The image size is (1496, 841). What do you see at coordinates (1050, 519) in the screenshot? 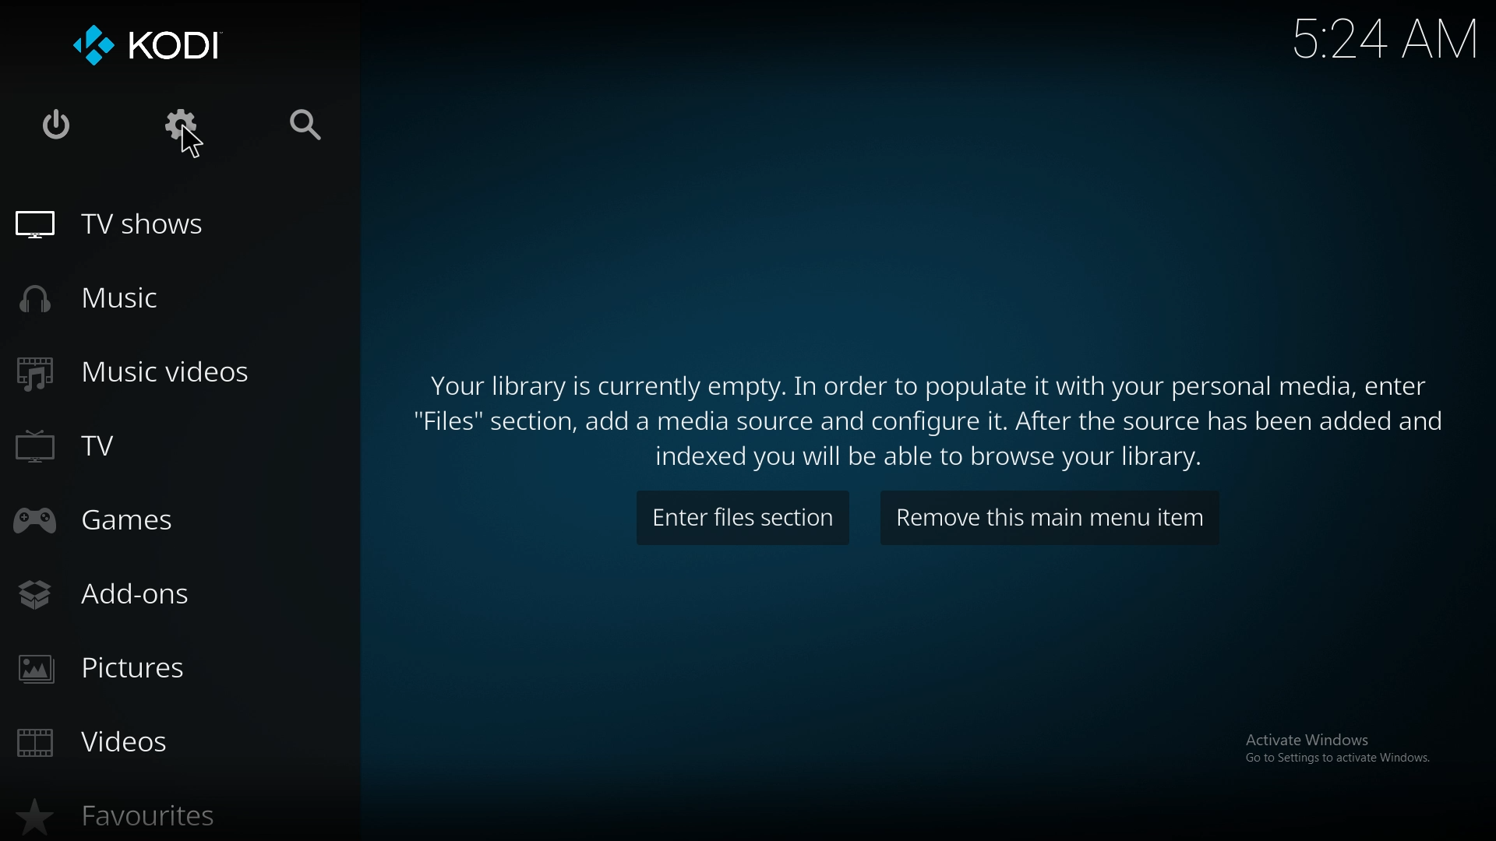
I see `remove item` at bounding box center [1050, 519].